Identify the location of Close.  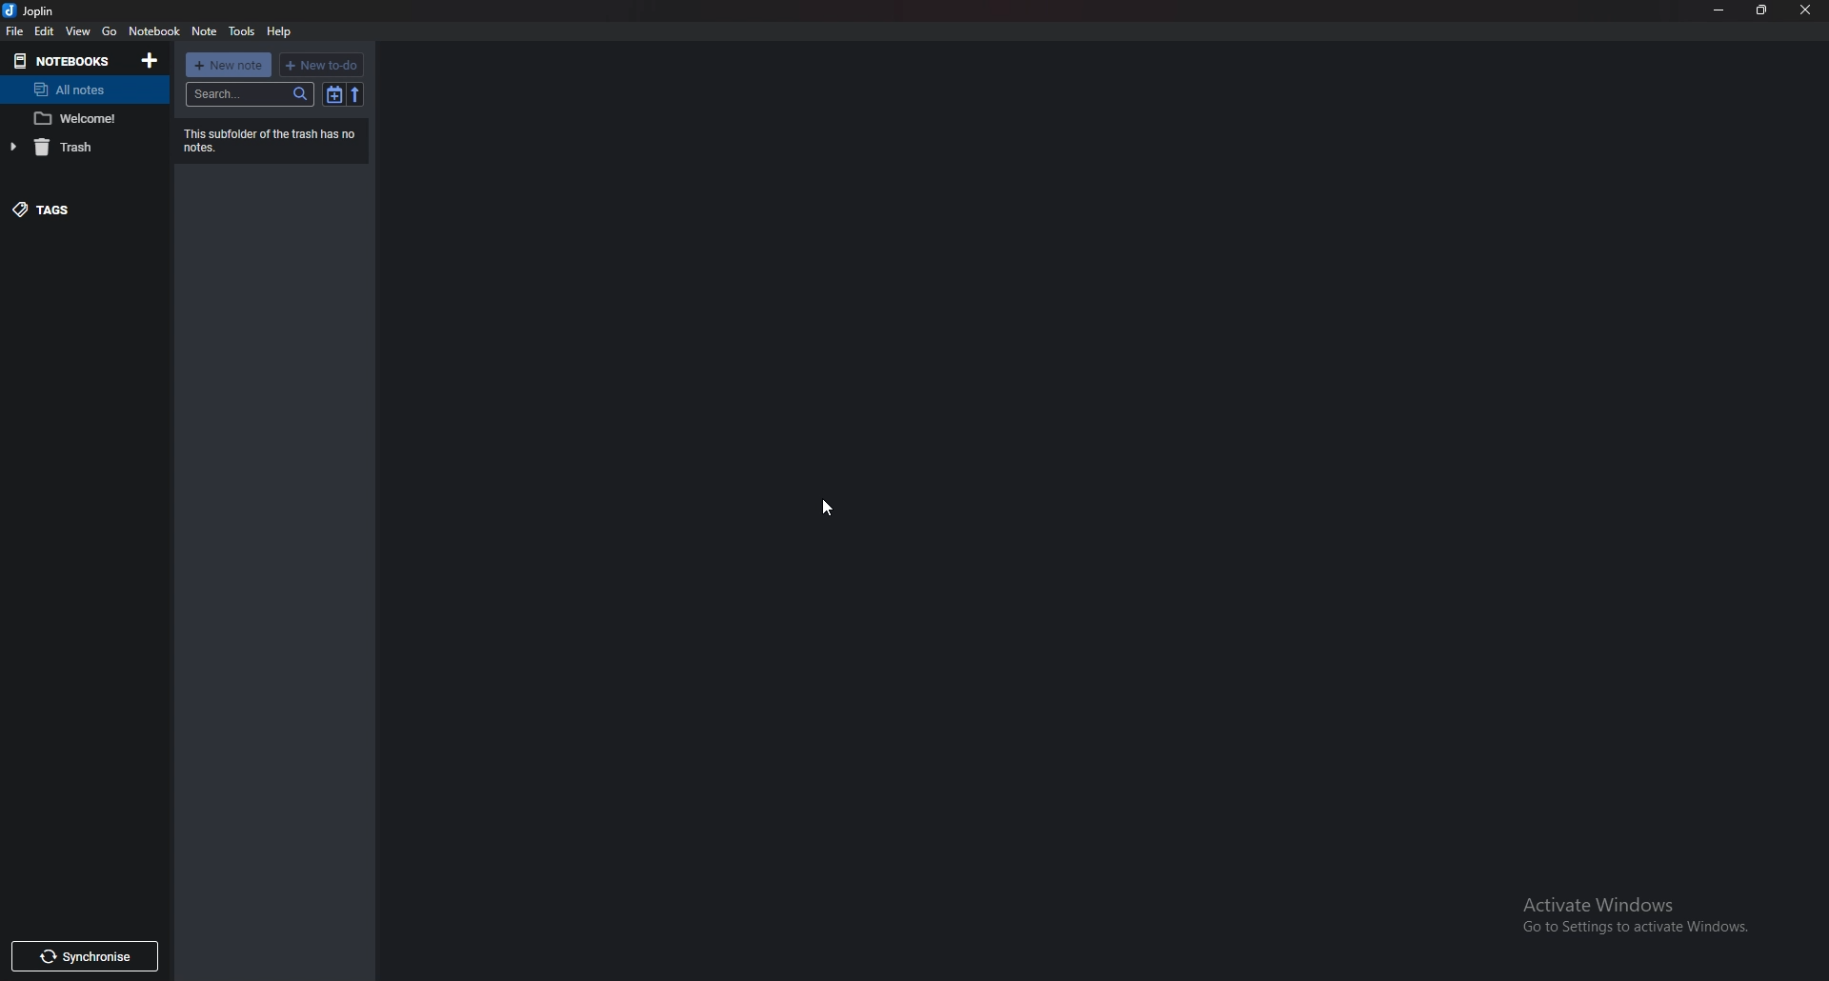
(1804, 10).